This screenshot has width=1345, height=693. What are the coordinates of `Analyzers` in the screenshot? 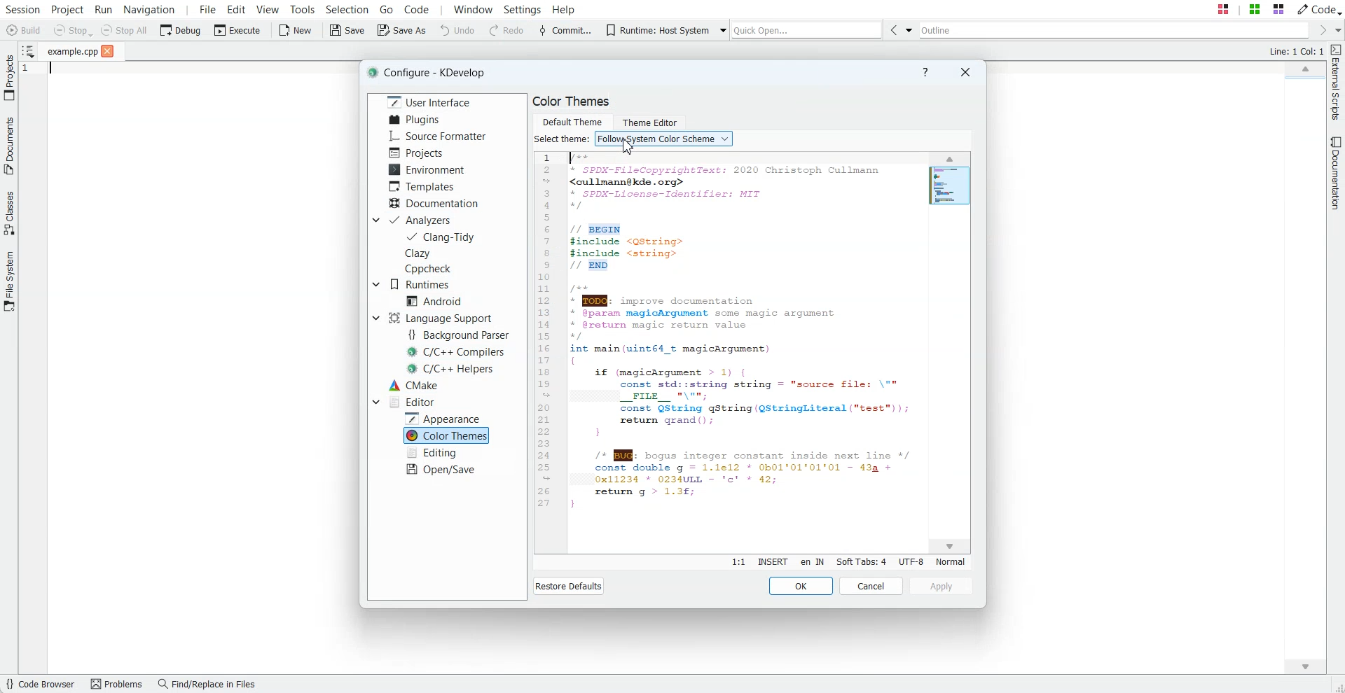 It's located at (423, 220).